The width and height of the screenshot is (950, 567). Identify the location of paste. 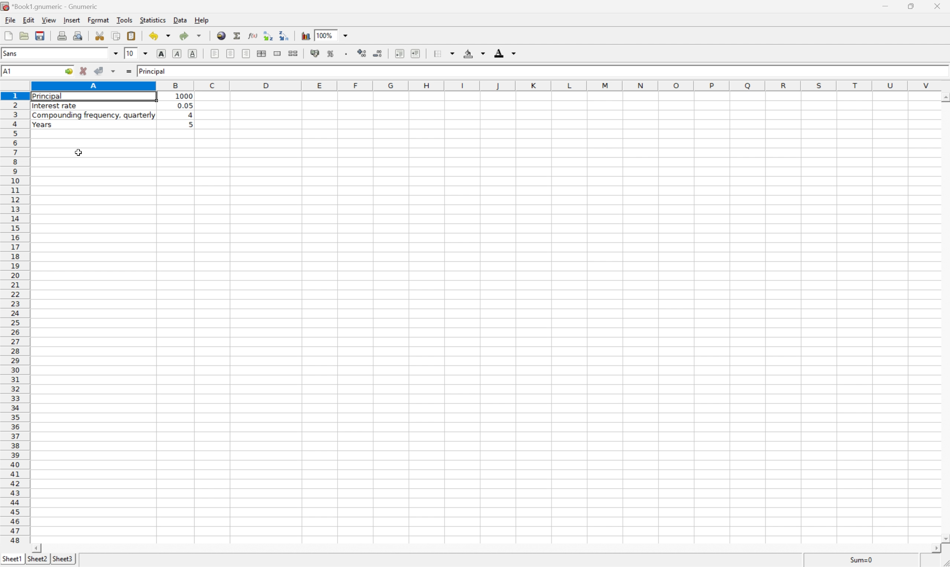
(131, 35).